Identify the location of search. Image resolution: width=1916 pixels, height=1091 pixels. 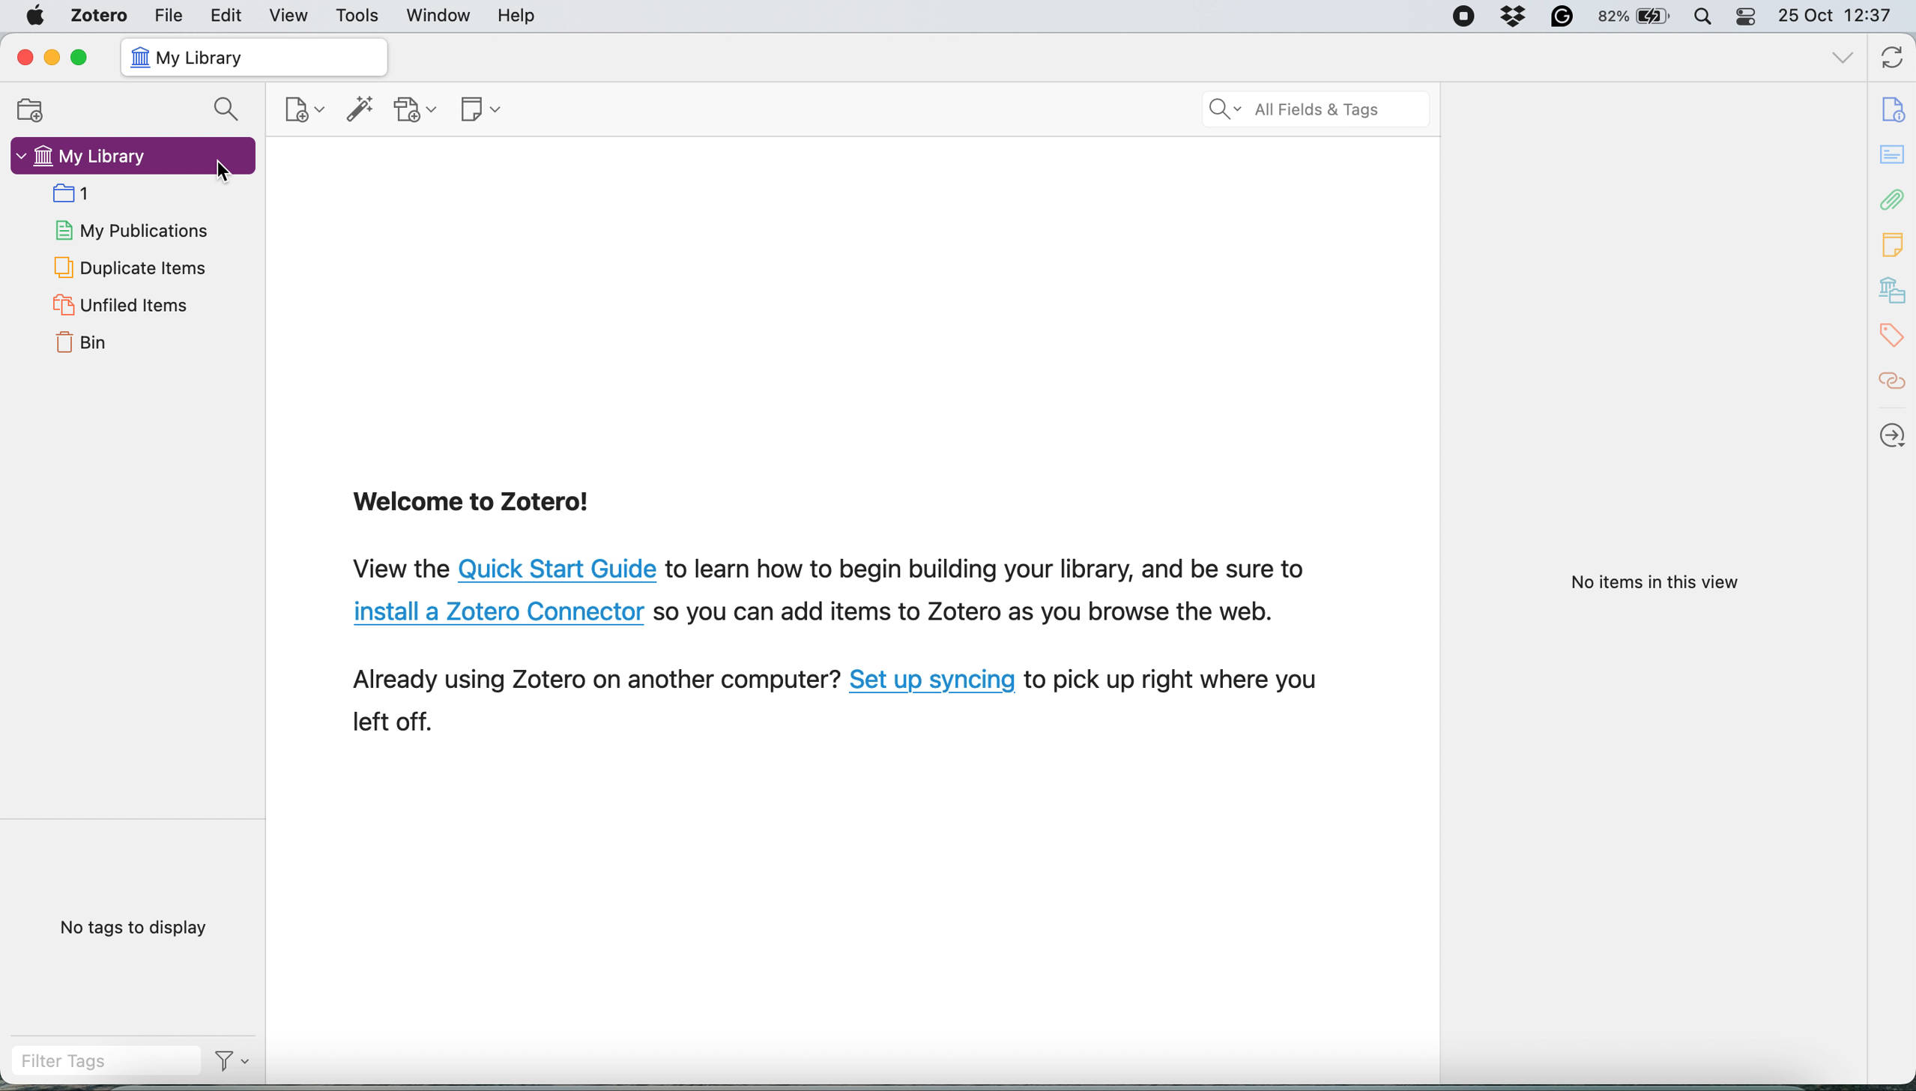
(226, 108).